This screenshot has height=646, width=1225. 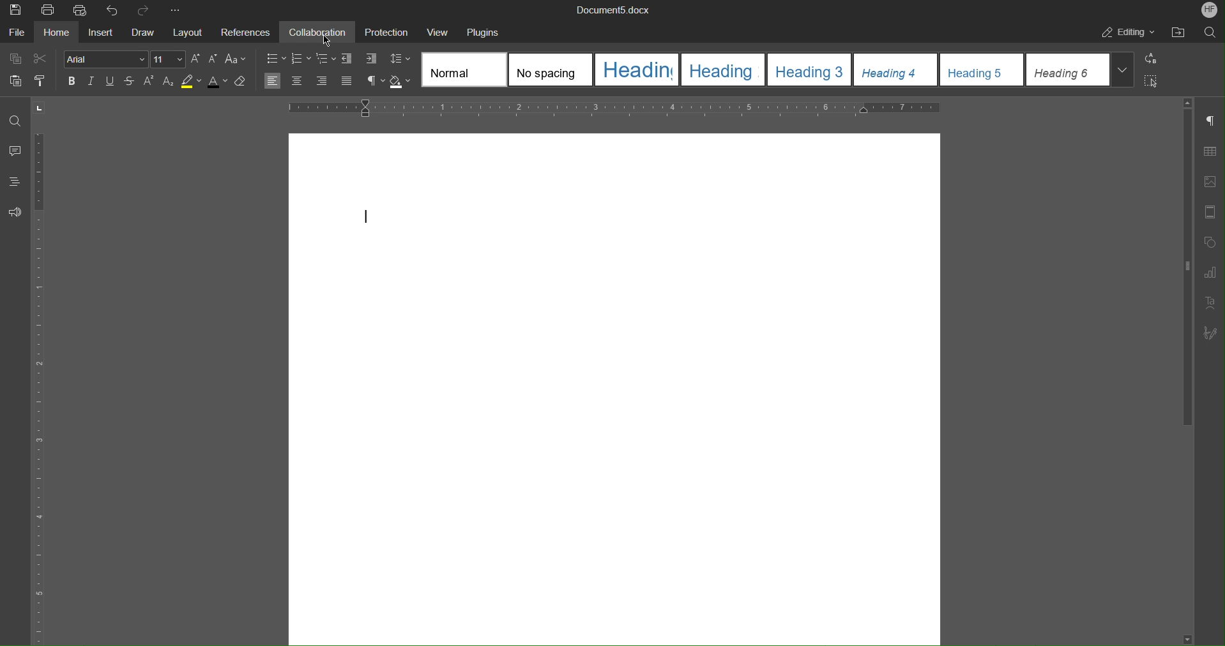 What do you see at coordinates (213, 59) in the screenshot?
I see `Decrease size` at bounding box center [213, 59].